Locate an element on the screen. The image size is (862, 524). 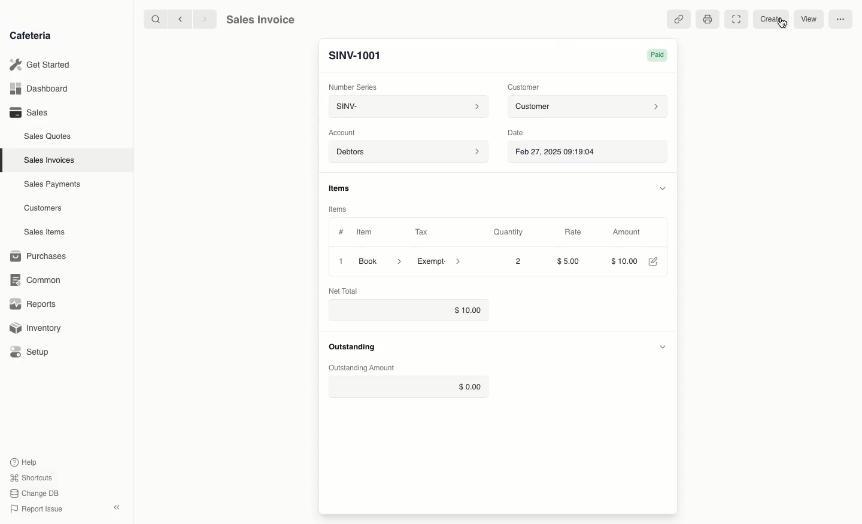
Change DB is located at coordinates (37, 493).